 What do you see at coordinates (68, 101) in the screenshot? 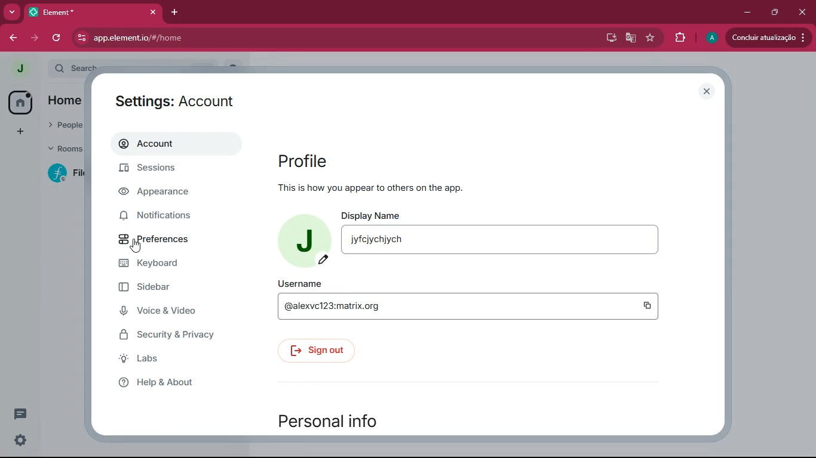
I see `home` at bounding box center [68, 101].